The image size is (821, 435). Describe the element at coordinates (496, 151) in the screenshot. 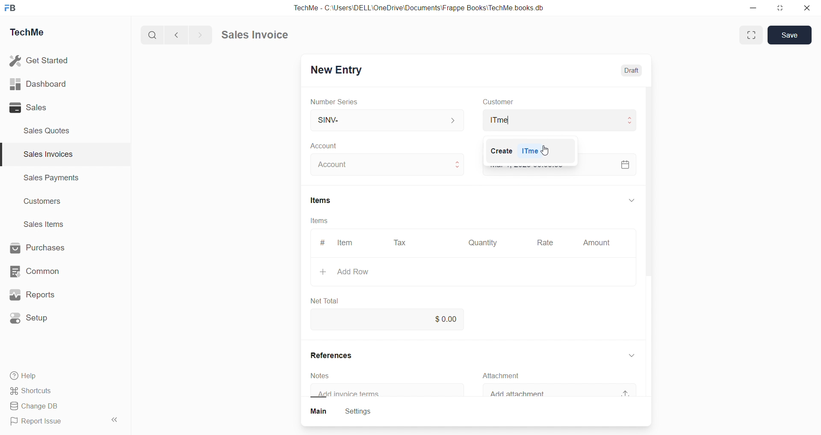

I see `Create` at that location.